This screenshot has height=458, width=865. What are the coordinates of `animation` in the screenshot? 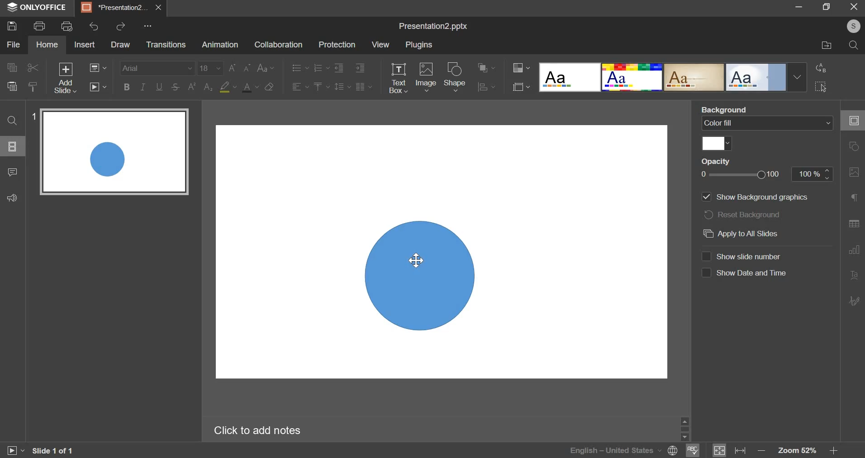 It's located at (220, 45).